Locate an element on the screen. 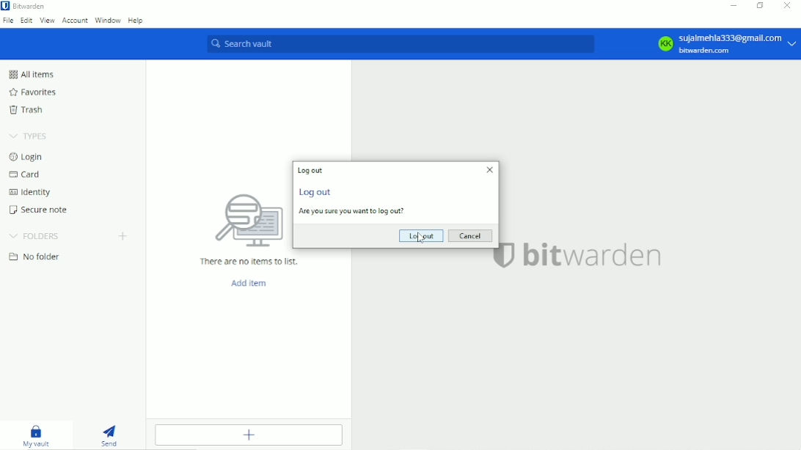  logo is located at coordinates (506, 257).